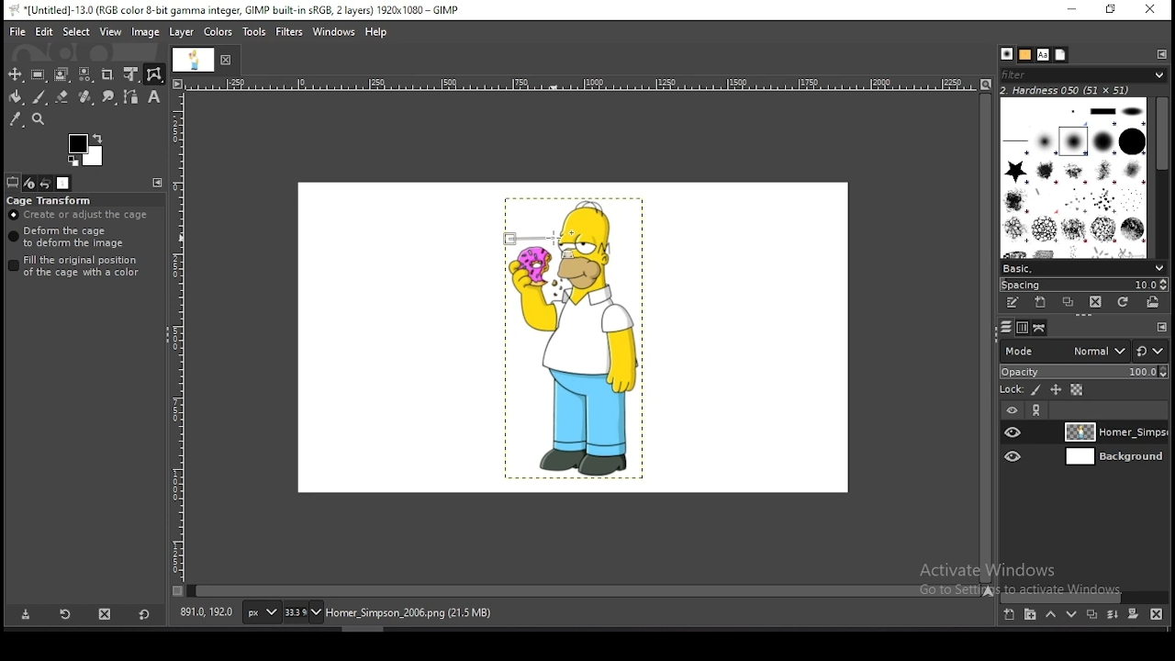 The image size is (1175, 661). I want to click on home_simpsons_2006.png (21.5 mb), so click(408, 614).